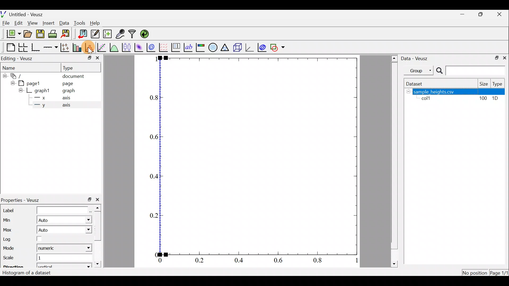 This screenshot has height=286, width=509. Describe the element at coordinates (48, 23) in the screenshot. I see `Insert` at that location.